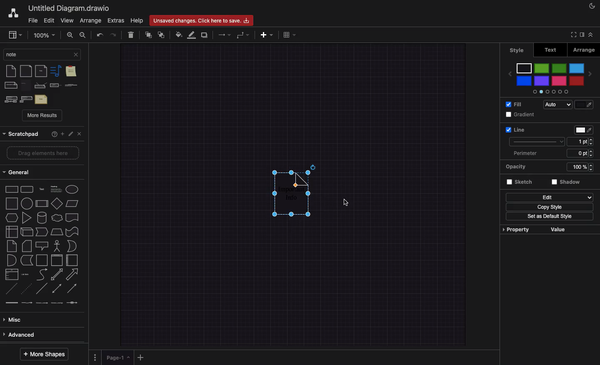 The image size is (600, 365). I want to click on scratchpad, so click(21, 134).